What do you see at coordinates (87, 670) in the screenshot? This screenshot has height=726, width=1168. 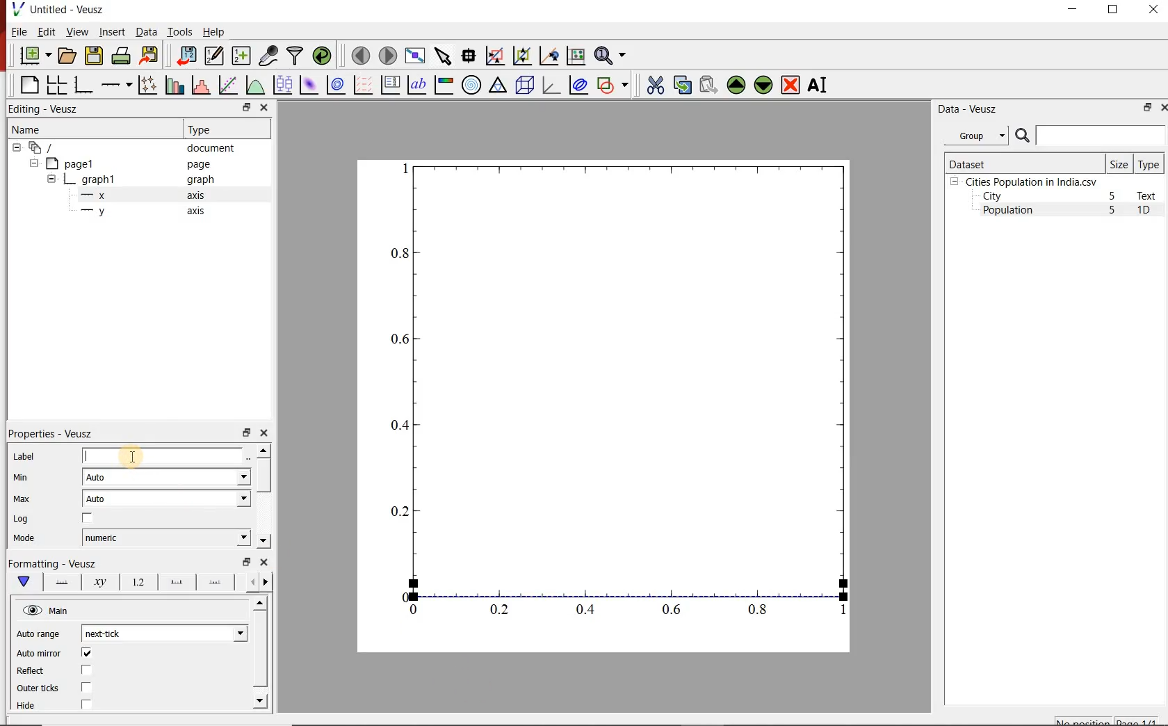 I see `check/uncheck` at bounding box center [87, 670].